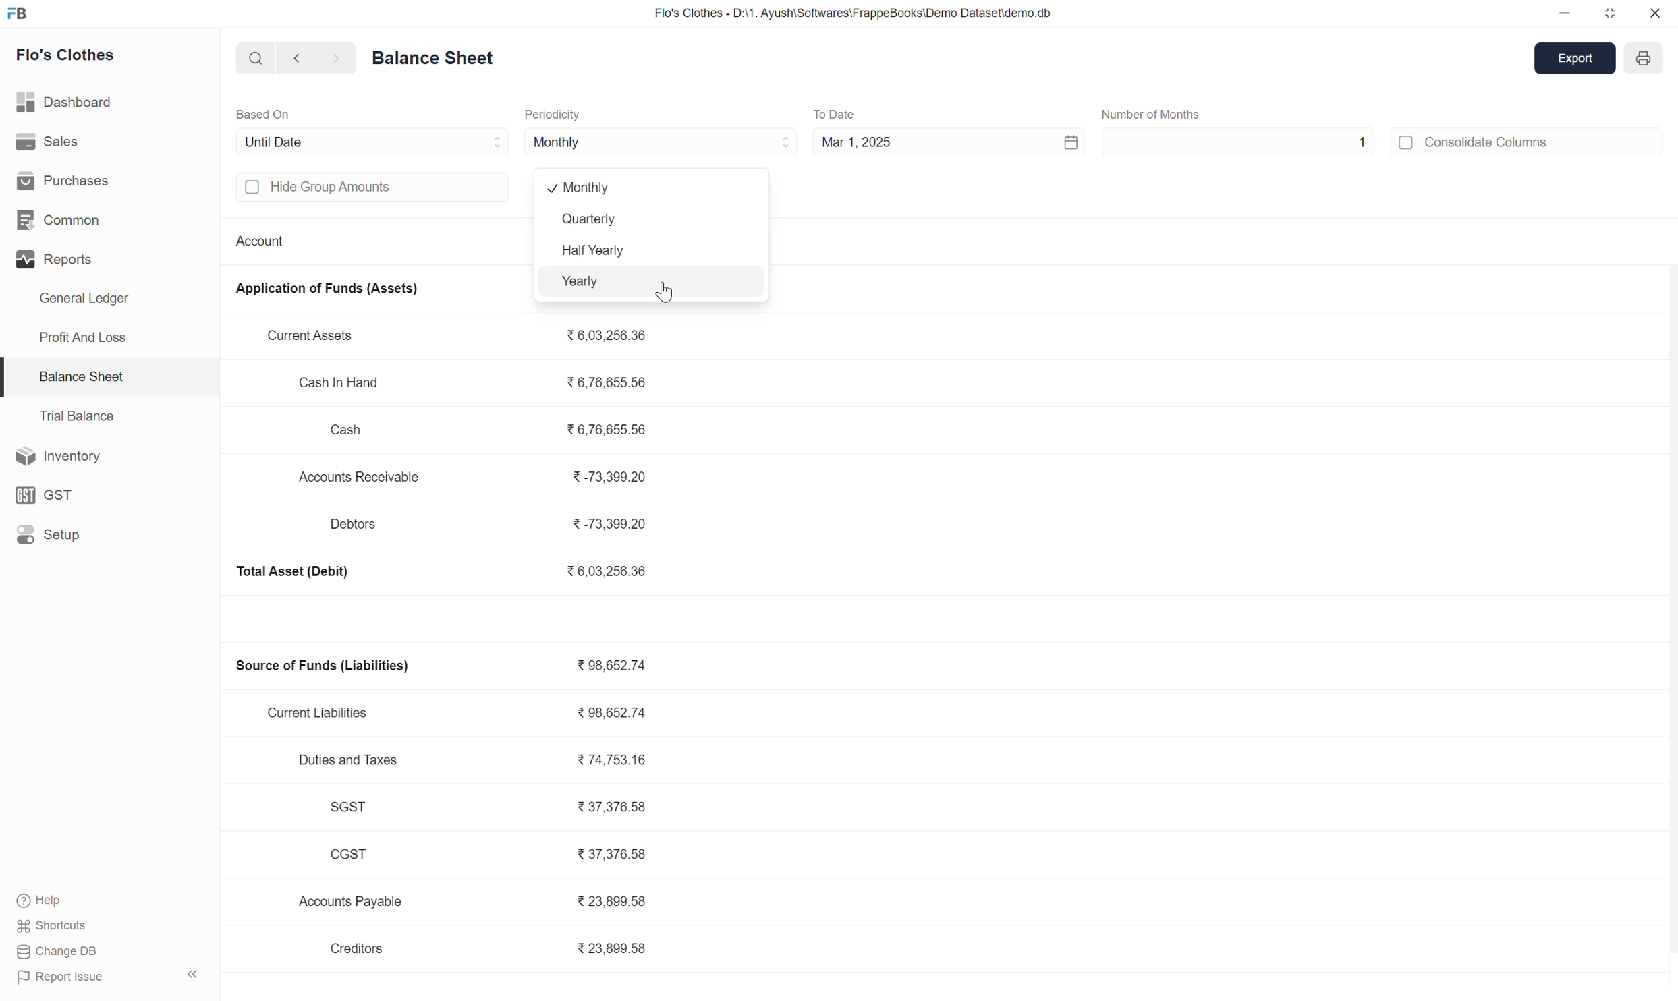 The height and width of the screenshot is (1001, 1678). Describe the element at coordinates (590, 219) in the screenshot. I see `Quarterly` at that location.